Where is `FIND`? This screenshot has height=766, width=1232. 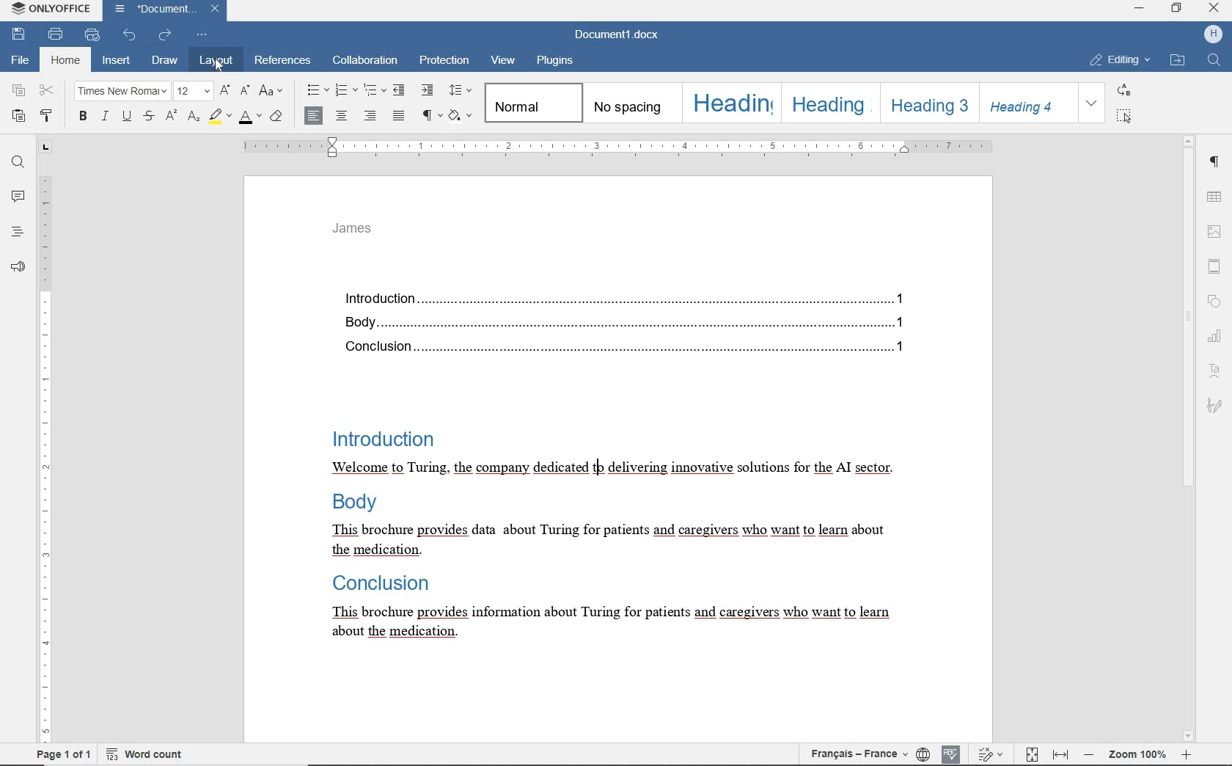 FIND is located at coordinates (1216, 61).